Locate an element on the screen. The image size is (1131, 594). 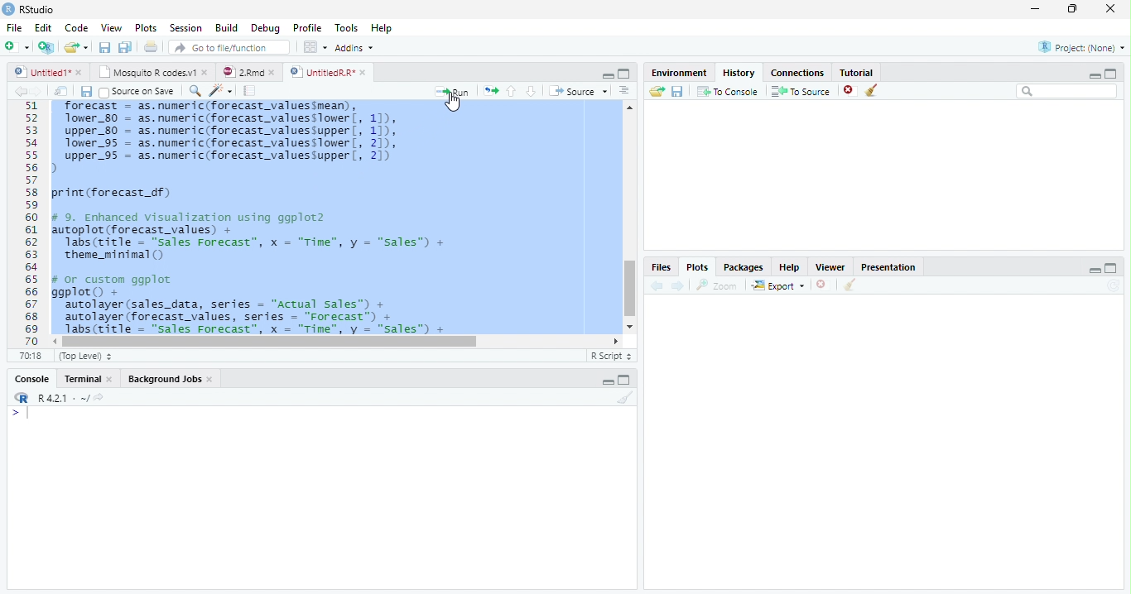
Save all open files is located at coordinates (126, 47).